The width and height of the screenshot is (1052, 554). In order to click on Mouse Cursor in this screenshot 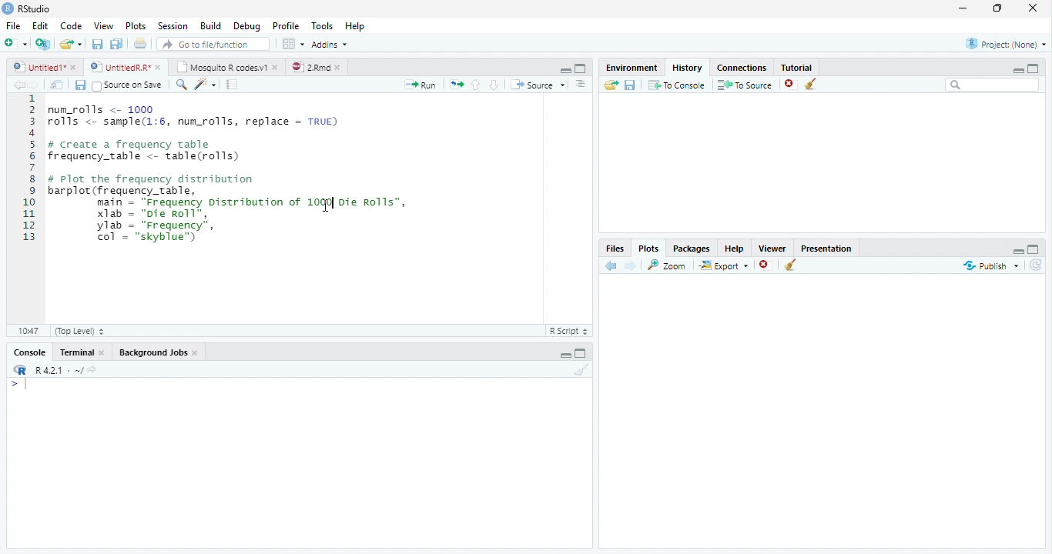, I will do `click(324, 207)`.